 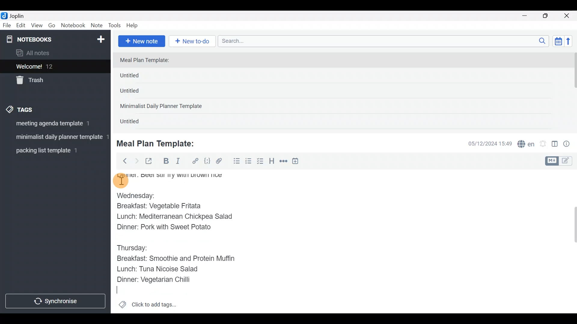 What do you see at coordinates (555, 145) in the screenshot?
I see `Toggle editor layout` at bounding box center [555, 145].